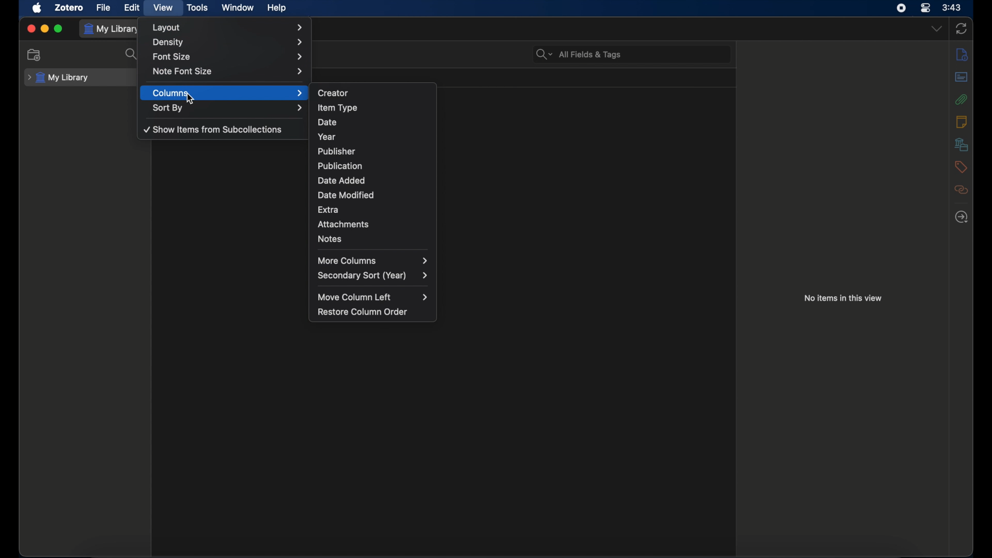 This screenshot has height=558, width=992. I want to click on columns, so click(227, 93).